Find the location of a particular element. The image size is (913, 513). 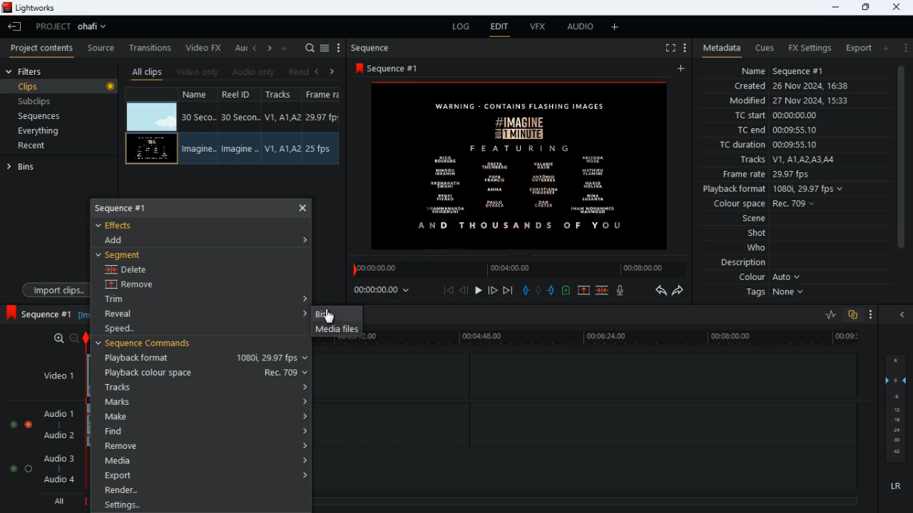

created is located at coordinates (798, 87).